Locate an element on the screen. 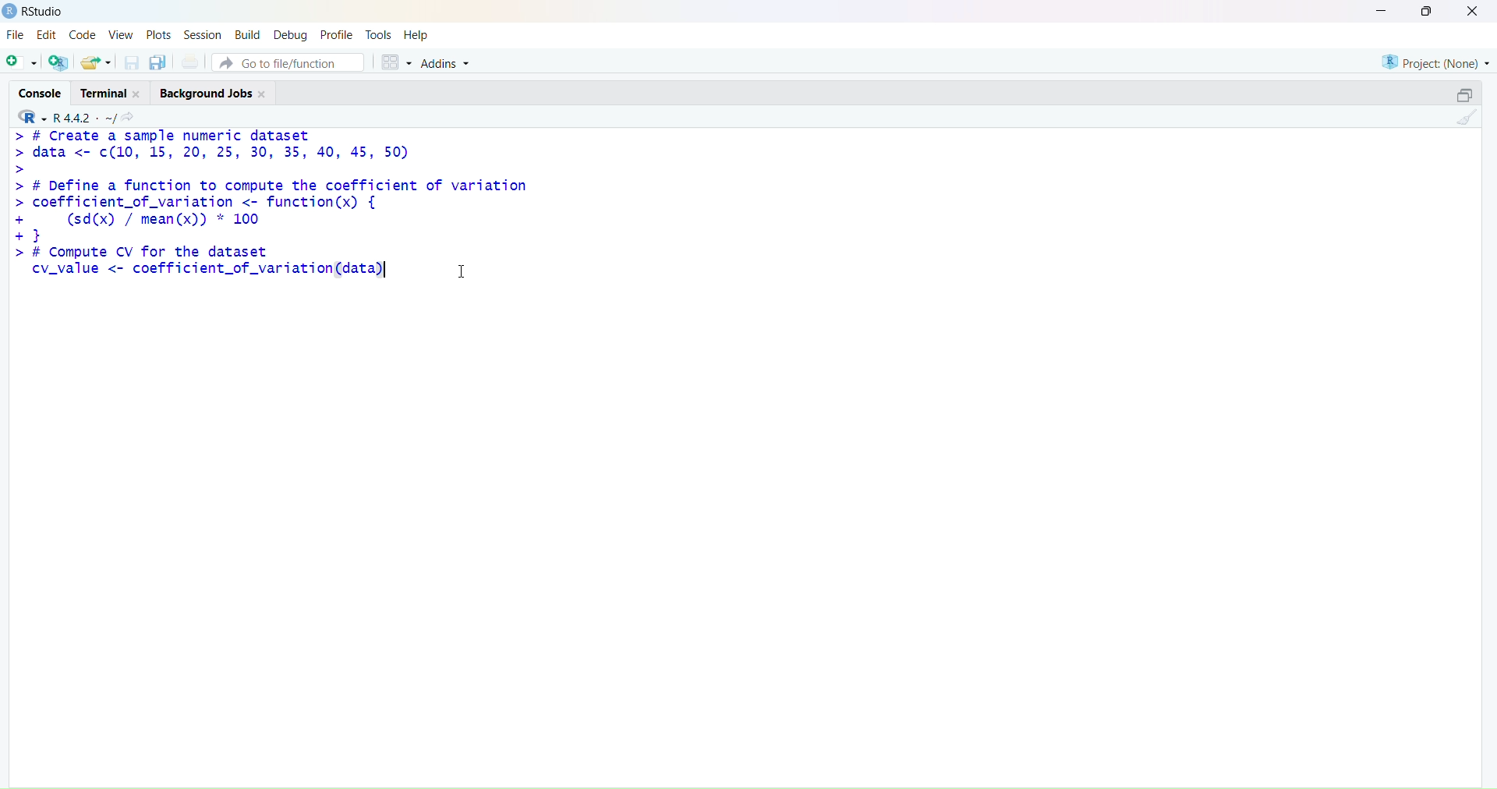 This screenshot has height=789, width=1497. build is located at coordinates (247, 35).